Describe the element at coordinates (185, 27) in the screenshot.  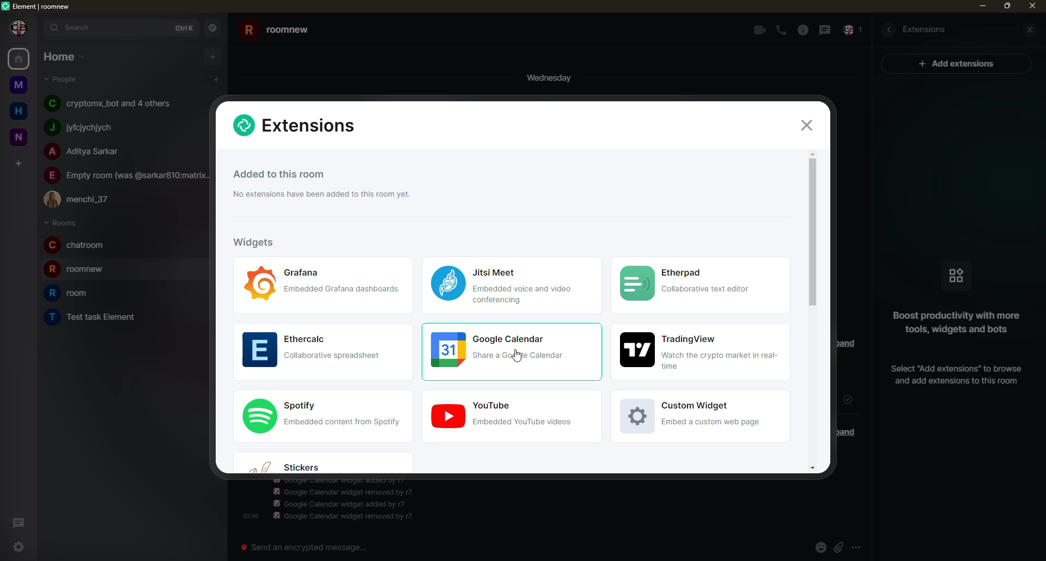
I see `ctrlK` at that location.